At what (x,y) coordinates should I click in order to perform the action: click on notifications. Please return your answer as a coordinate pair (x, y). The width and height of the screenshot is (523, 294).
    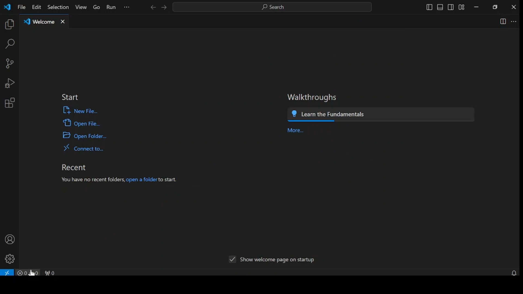
    Looking at the image, I should click on (514, 273).